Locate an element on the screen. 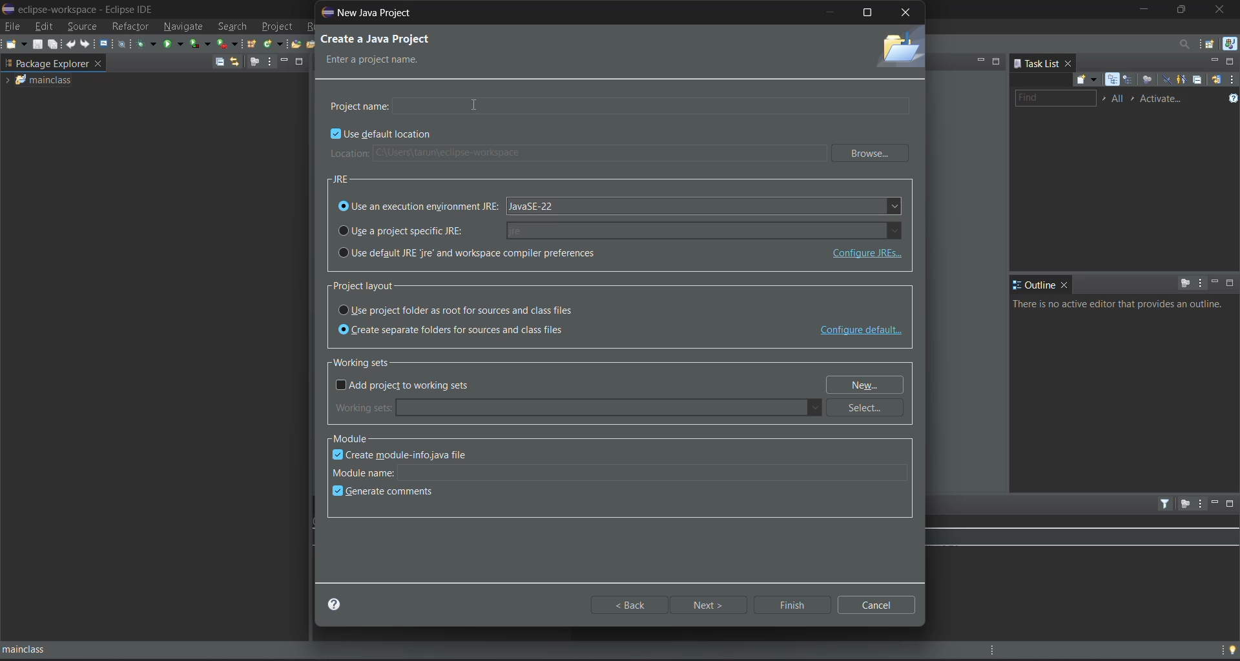  add project to working sets is located at coordinates (407, 386).